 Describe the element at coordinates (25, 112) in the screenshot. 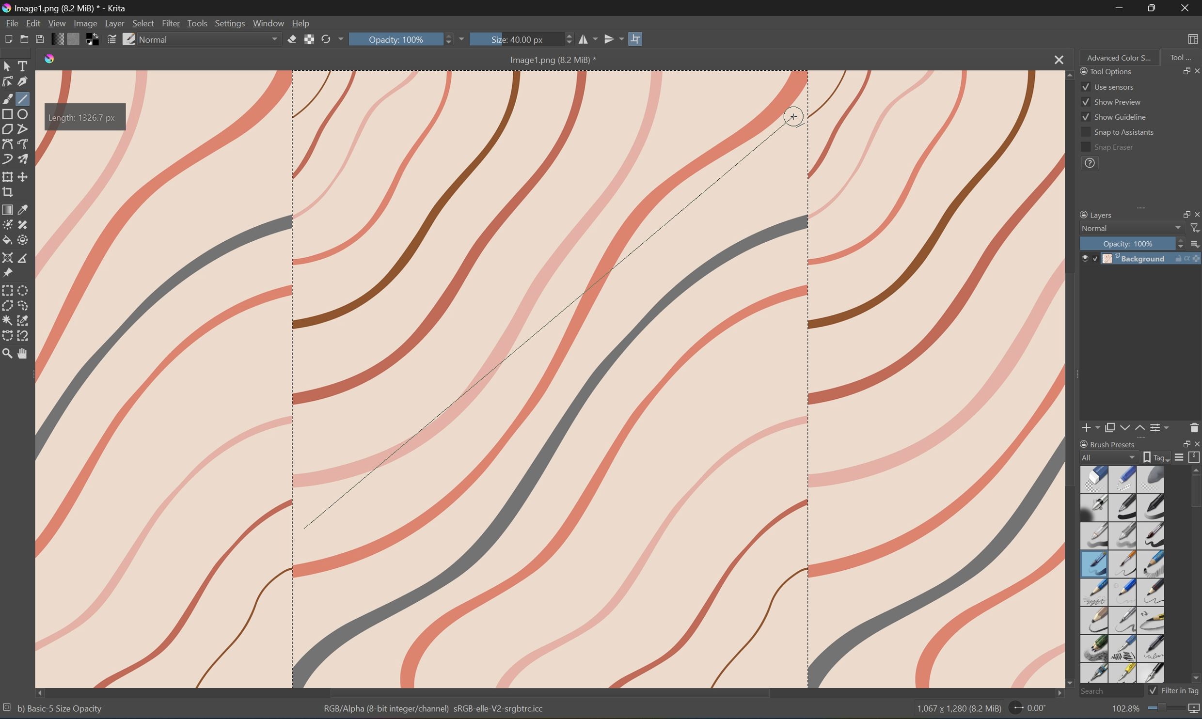

I see `Ellipse tool` at that location.